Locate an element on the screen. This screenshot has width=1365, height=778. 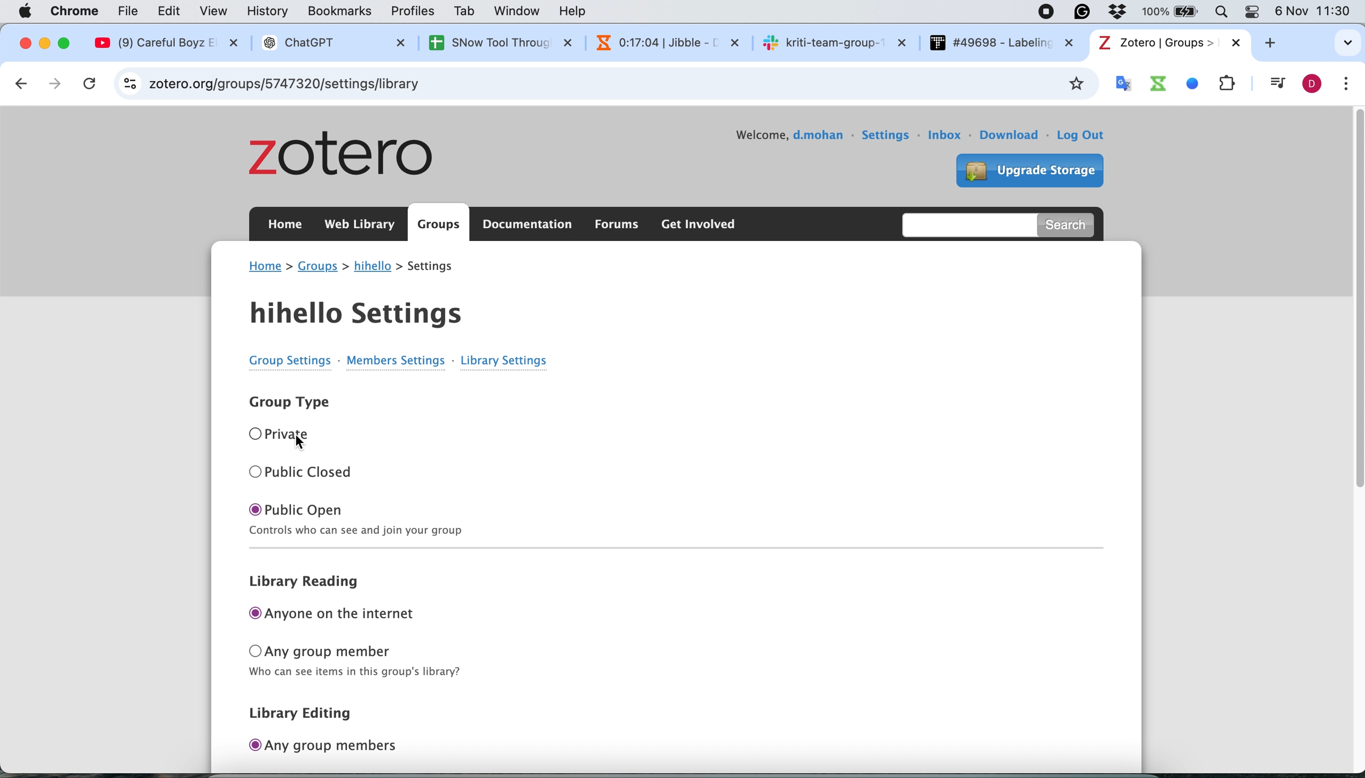
tab name is located at coordinates (1168, 43).